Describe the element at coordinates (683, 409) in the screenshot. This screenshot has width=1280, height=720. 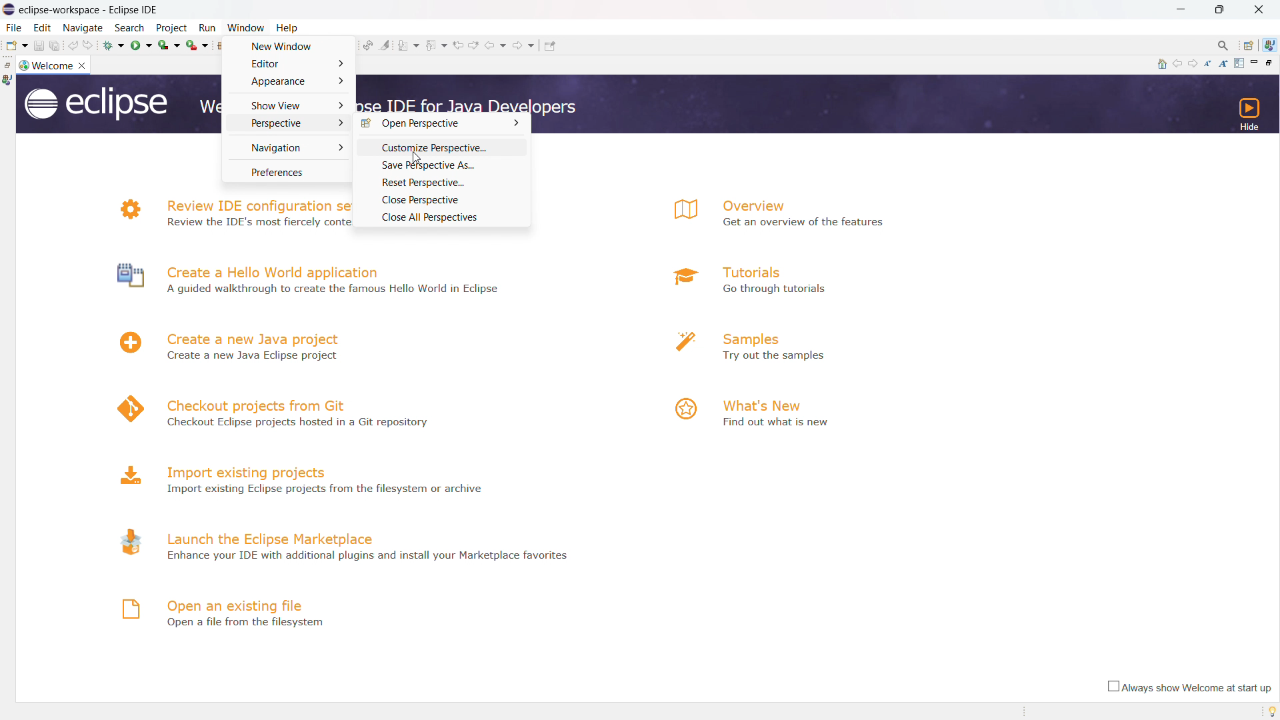
I see `logo` at that location.